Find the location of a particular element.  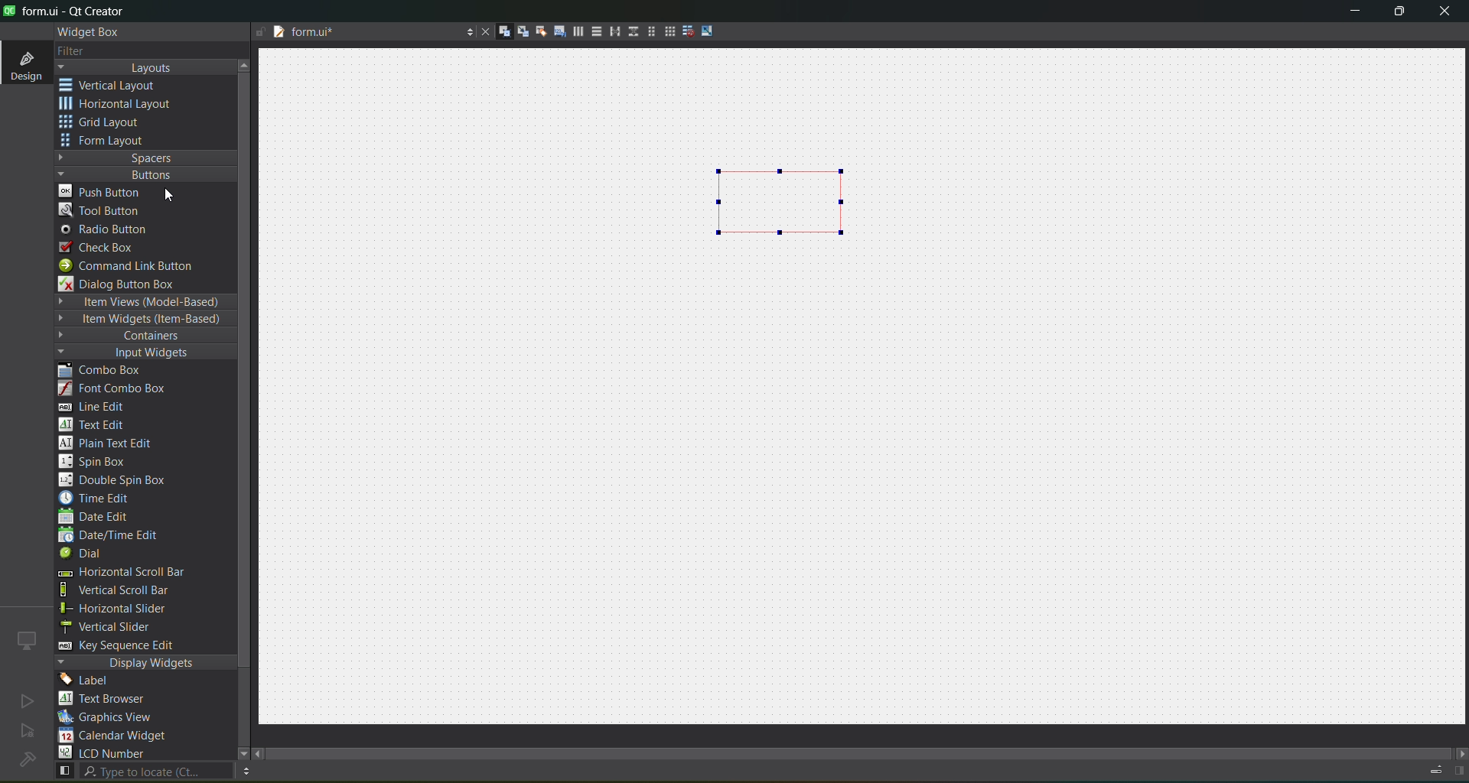

buttons is located at coordinates (142, 174).